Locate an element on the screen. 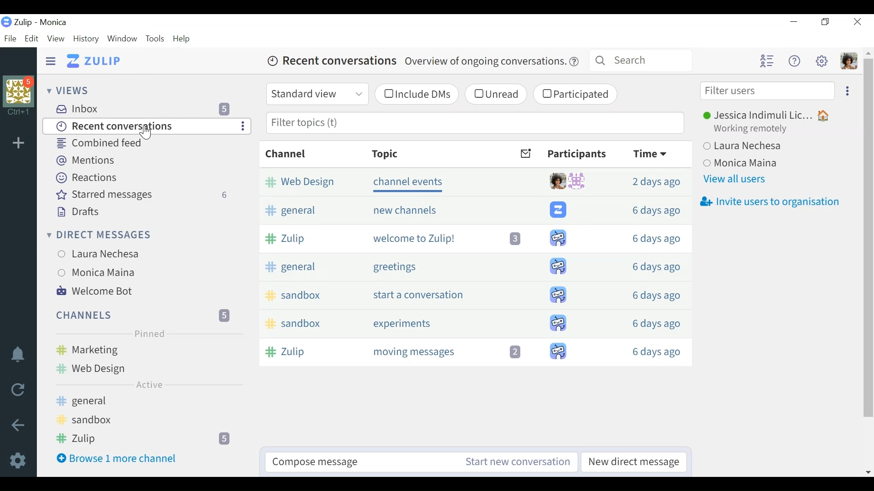 The height and width of the screenshot is (491, 874). help is located at coordinates (574, 62).